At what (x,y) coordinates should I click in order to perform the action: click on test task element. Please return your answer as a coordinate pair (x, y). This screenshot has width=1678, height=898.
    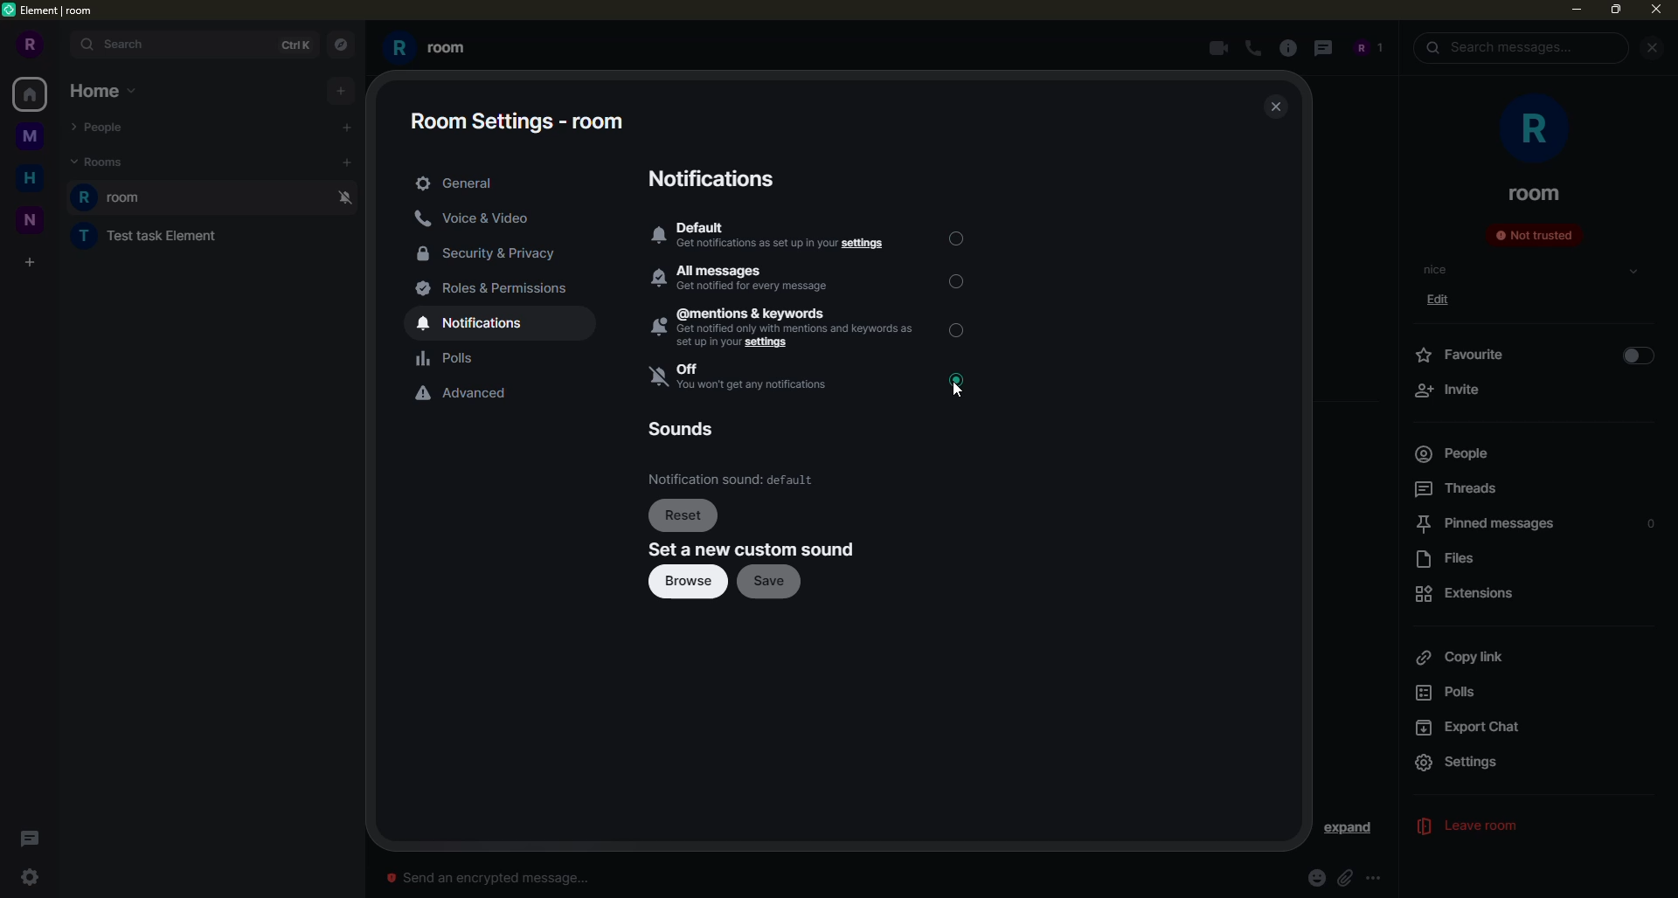
    Looking at the image, I should click on (141, 238).